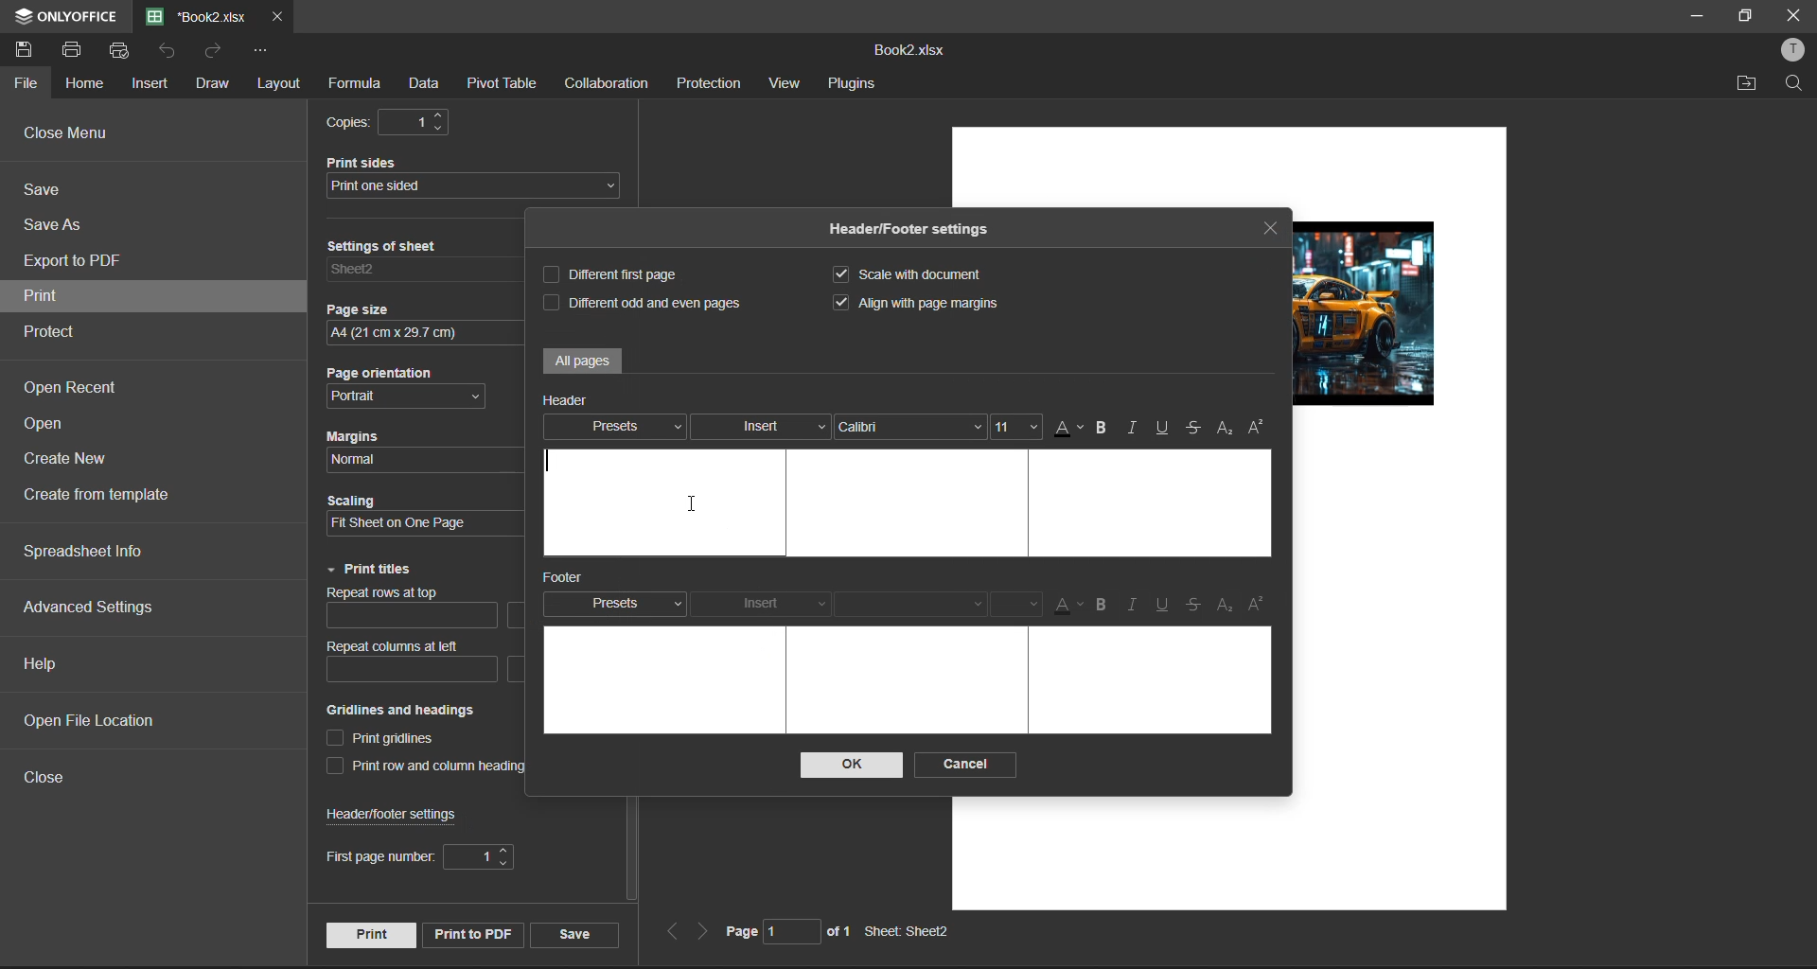 This screenshot has width=1817, height=969. I want to click on customize quick access toolbar, so click(268, 55).